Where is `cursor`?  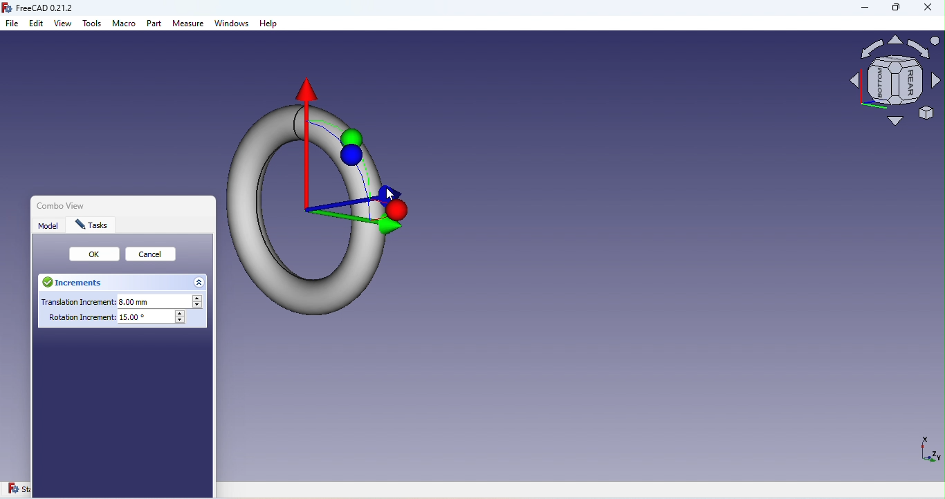
cursor is located at coordinates (392, 195).